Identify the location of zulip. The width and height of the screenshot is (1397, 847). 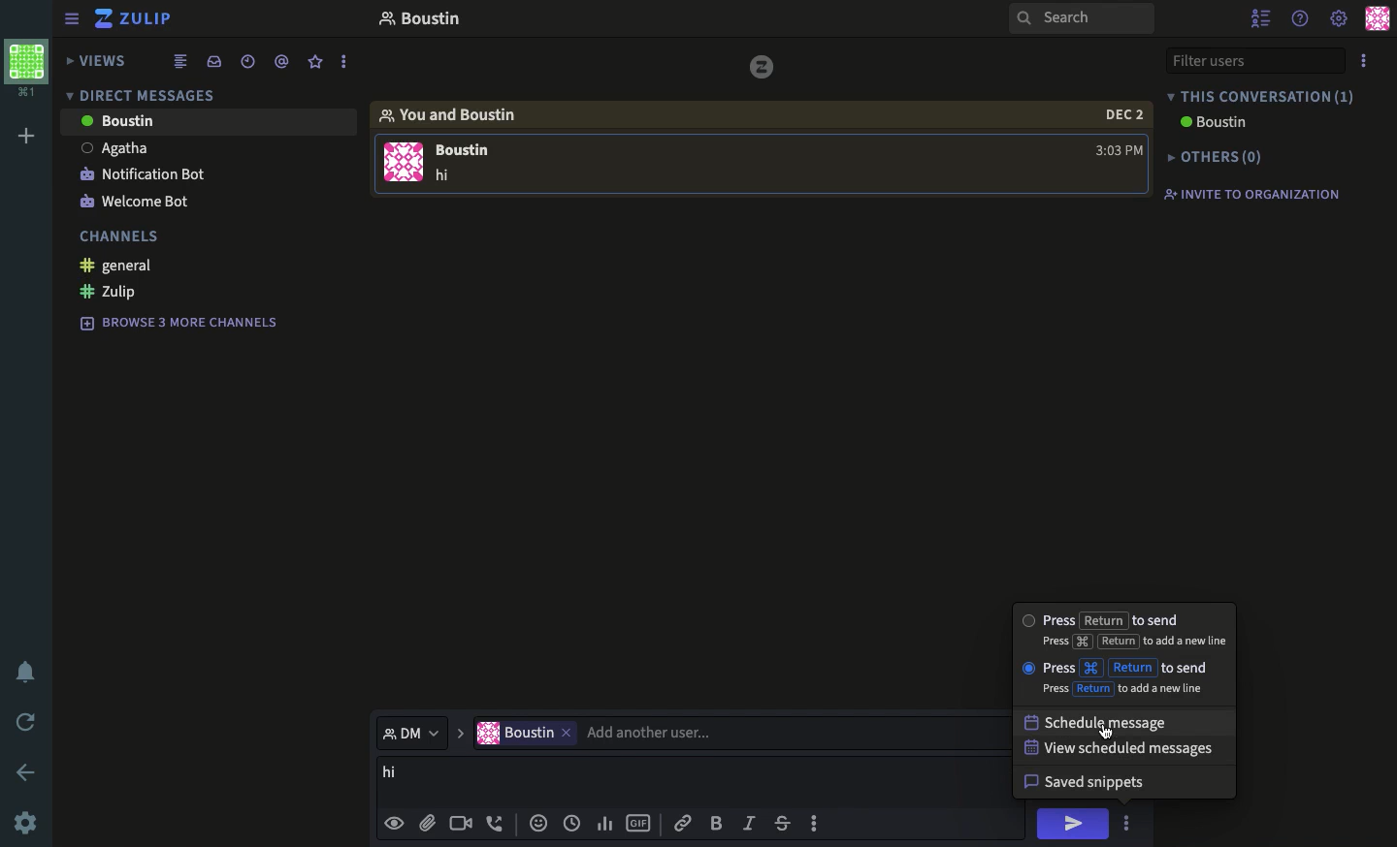
(765, 71).